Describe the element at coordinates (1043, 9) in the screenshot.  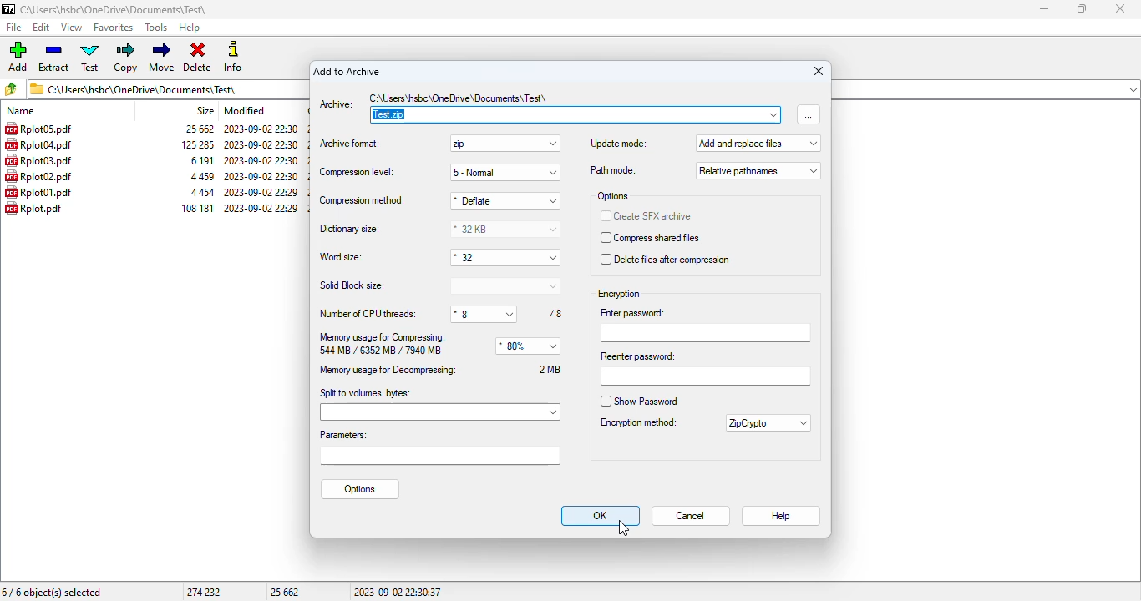
I see `minimize` at that location.